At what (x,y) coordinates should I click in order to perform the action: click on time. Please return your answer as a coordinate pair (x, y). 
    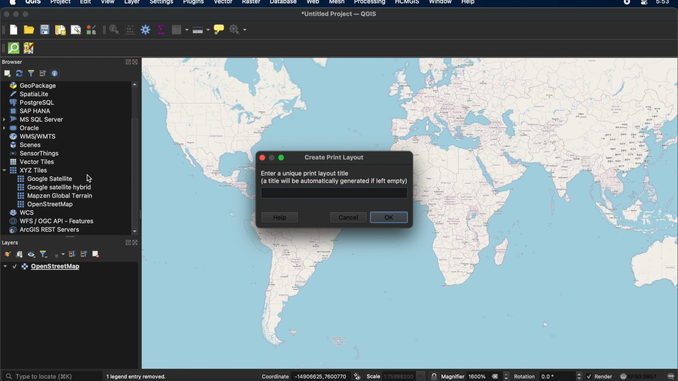
    Looking at the image, I should click on (666, 3).